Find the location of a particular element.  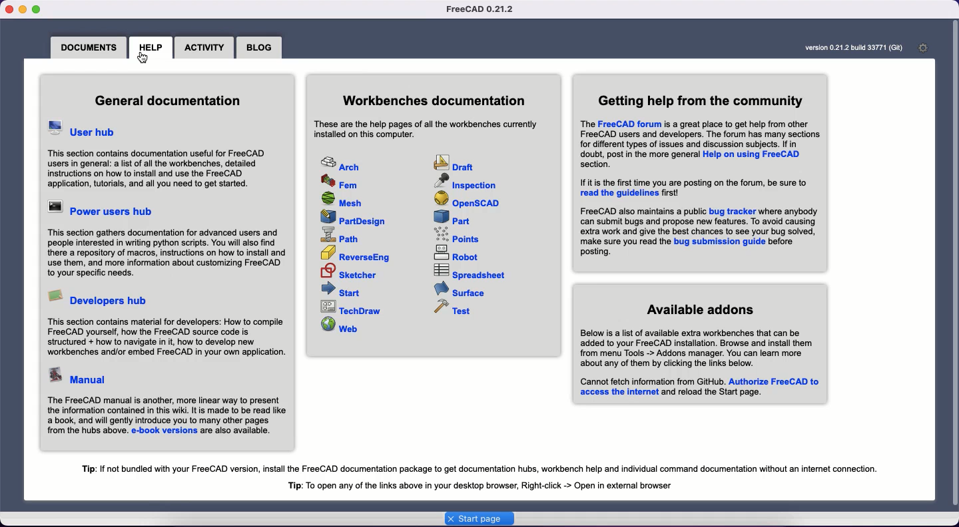

Workbenches documentation text is located at coordinates (428, 130).